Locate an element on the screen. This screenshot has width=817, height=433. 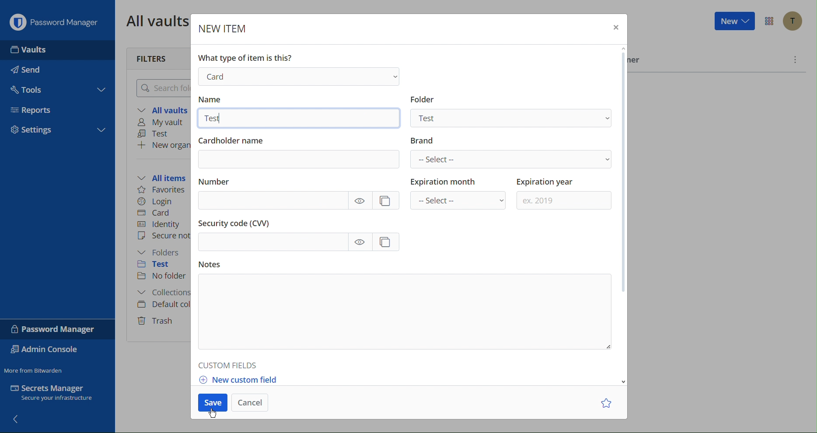
Login is located at coordinates (157, 203).